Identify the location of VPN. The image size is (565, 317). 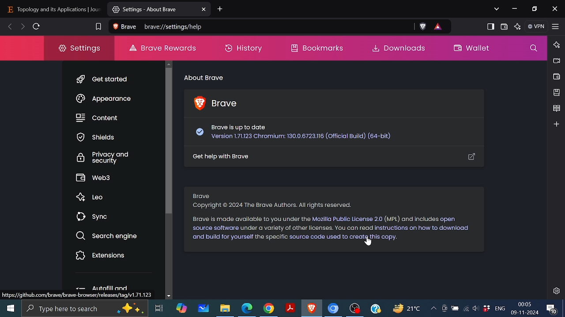
(535, 26).